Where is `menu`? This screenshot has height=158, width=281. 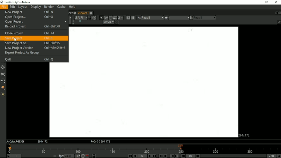
menu is located at coordinates (179, 18).